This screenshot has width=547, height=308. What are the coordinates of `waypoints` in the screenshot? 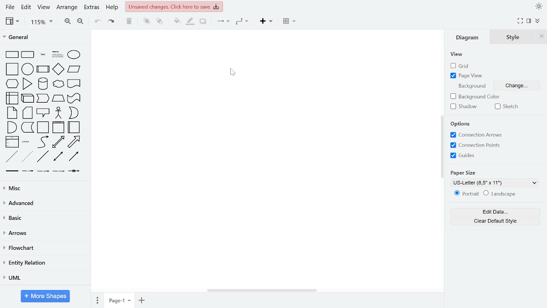 It's located at (242, 21).